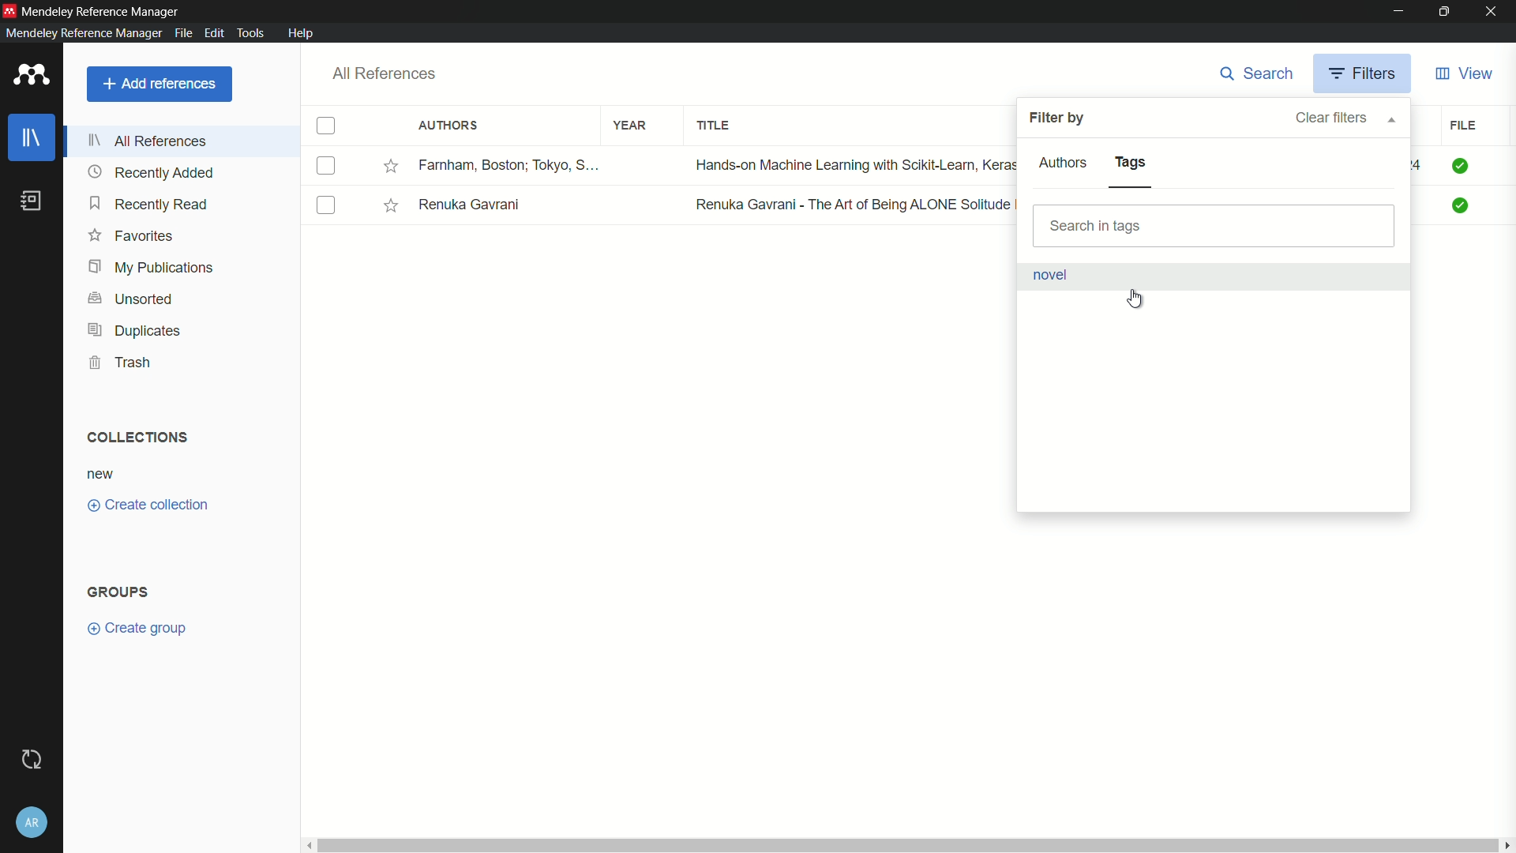  Describe the element at coordinates (101, 475) in the screenshot. I see `new` at that location.